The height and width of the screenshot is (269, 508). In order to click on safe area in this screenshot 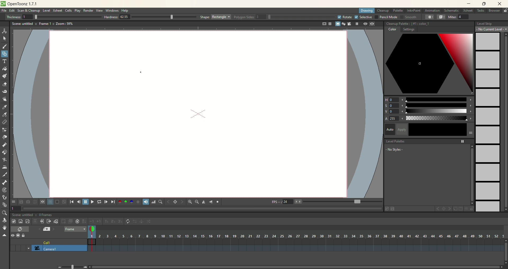, I will do `click(324, 24)`.